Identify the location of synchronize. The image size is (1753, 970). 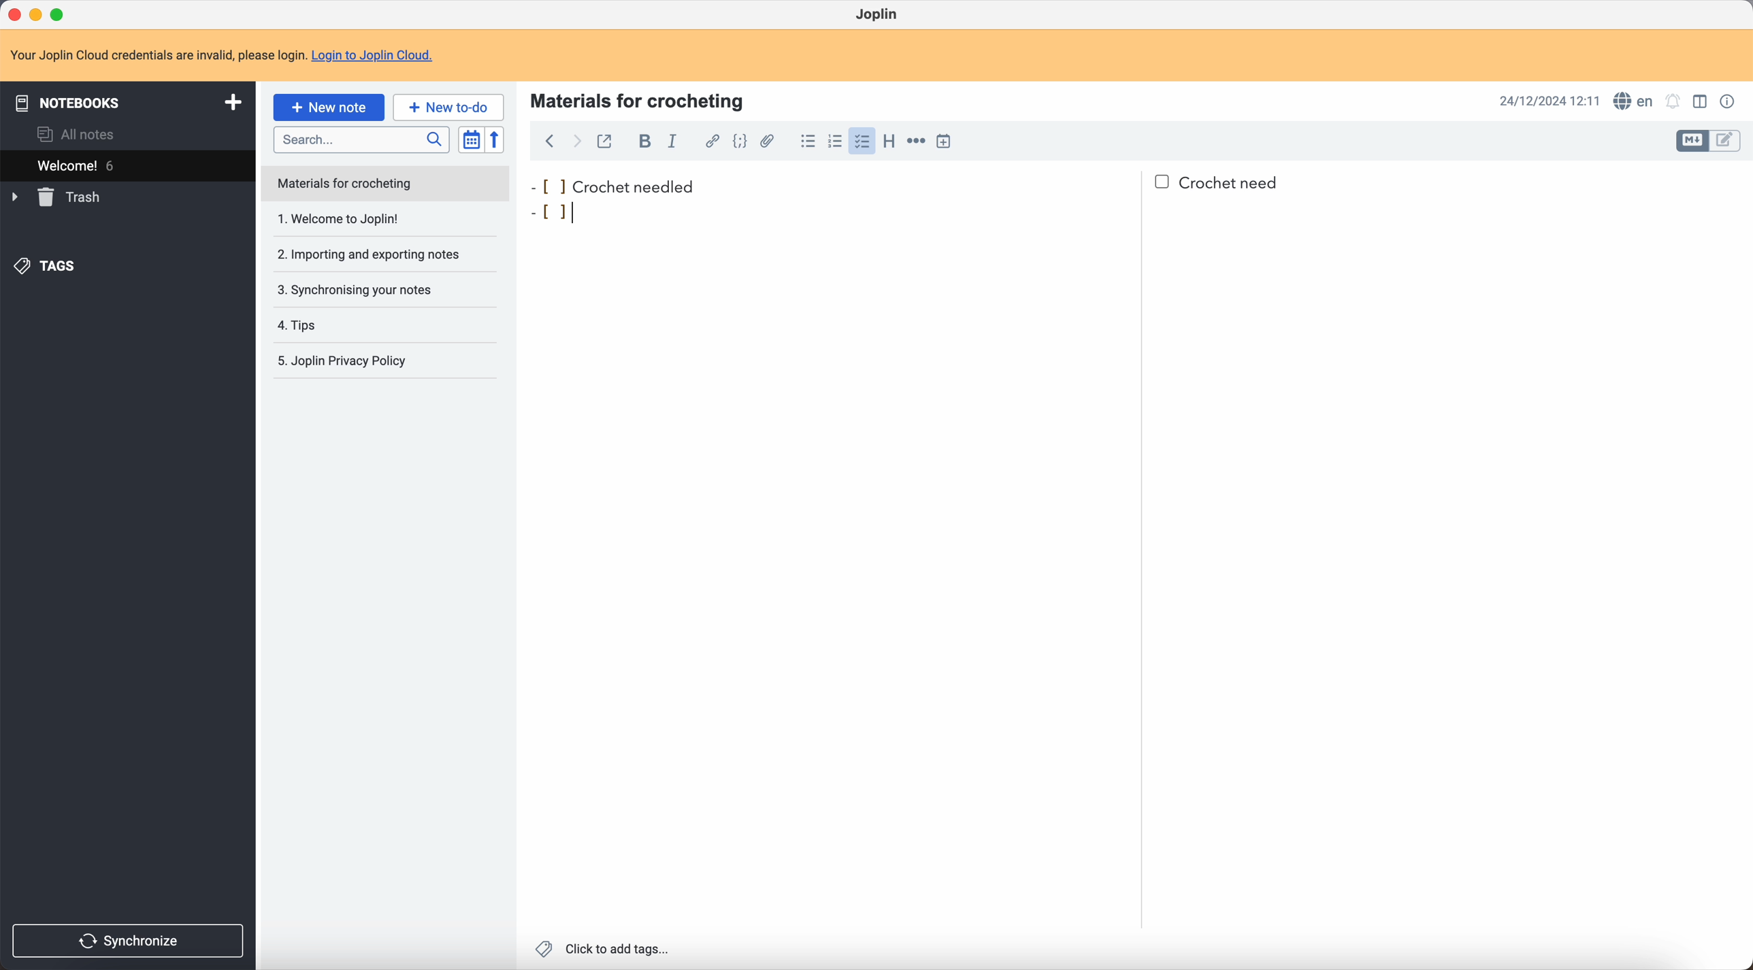
(129, 941).